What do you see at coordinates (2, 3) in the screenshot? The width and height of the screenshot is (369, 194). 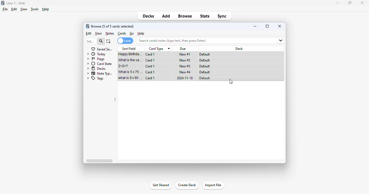 I see `logo` at bounding box center [2, 3].